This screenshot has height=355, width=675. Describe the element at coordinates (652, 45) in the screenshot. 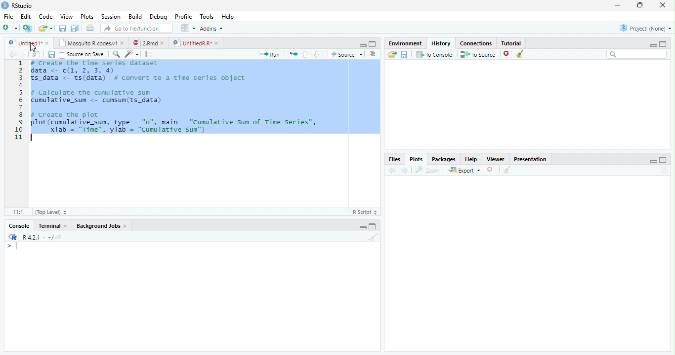

I see `Minimize` at that location.